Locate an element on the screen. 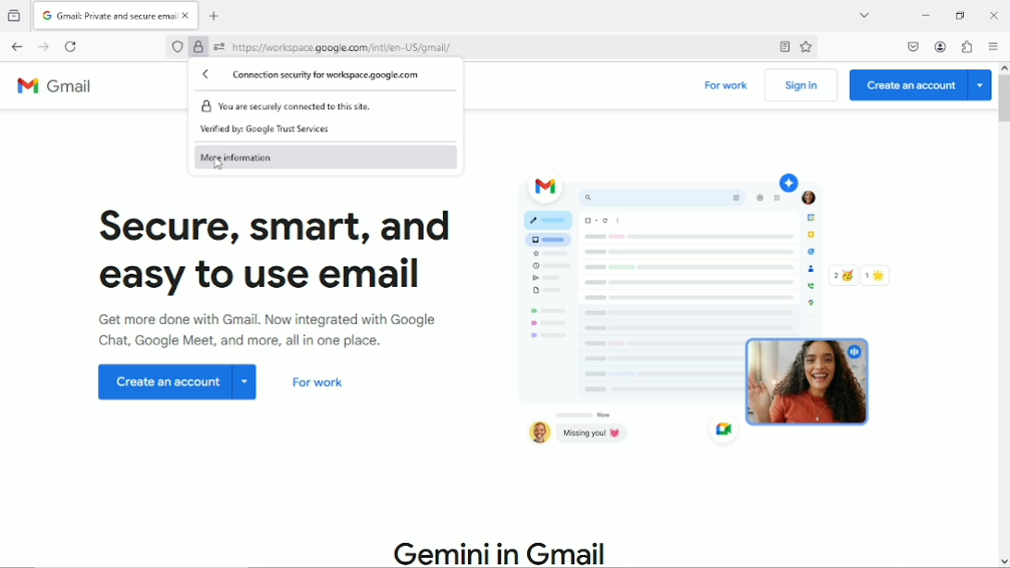  List all tabs is located at coordinates (861, 14).